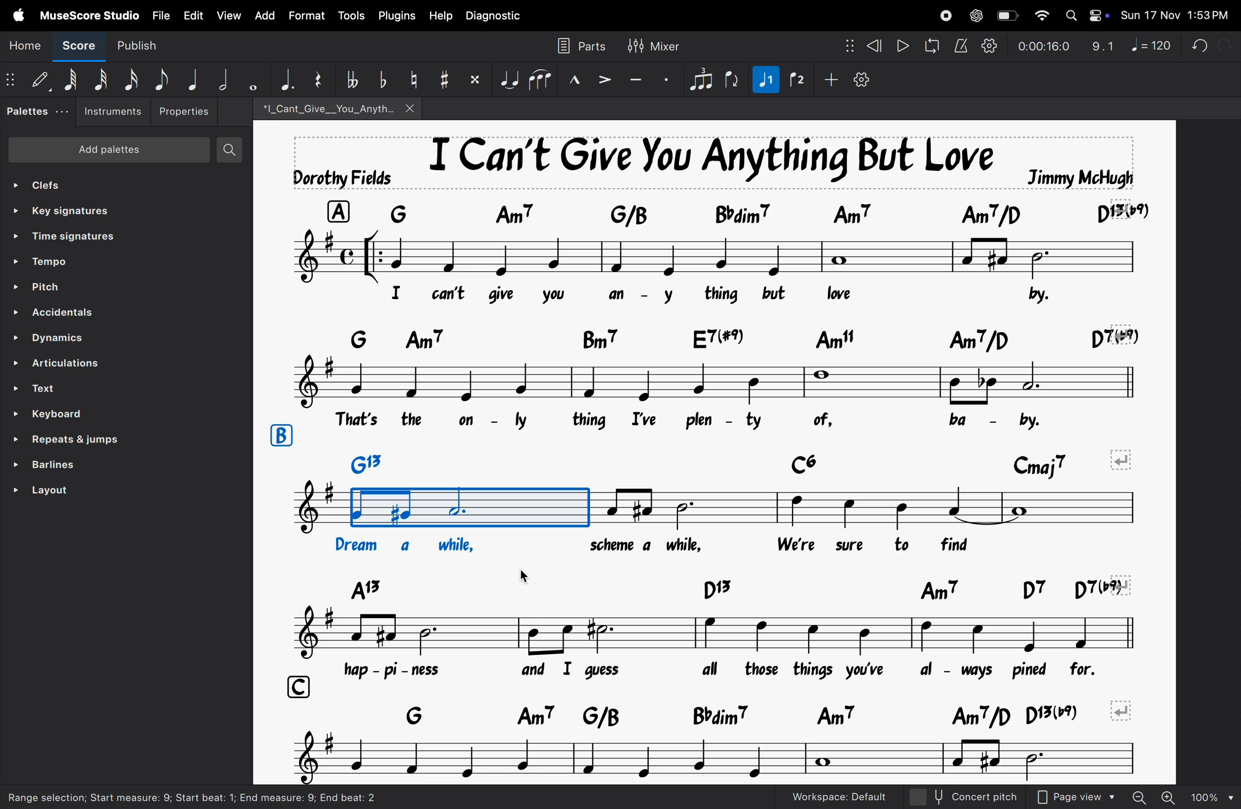 The height and width of the screenshot is (809, 1241). What do you see at coordinates (542, 79) in the screenshot?
I see `slur` at bounding box center [542, 79].